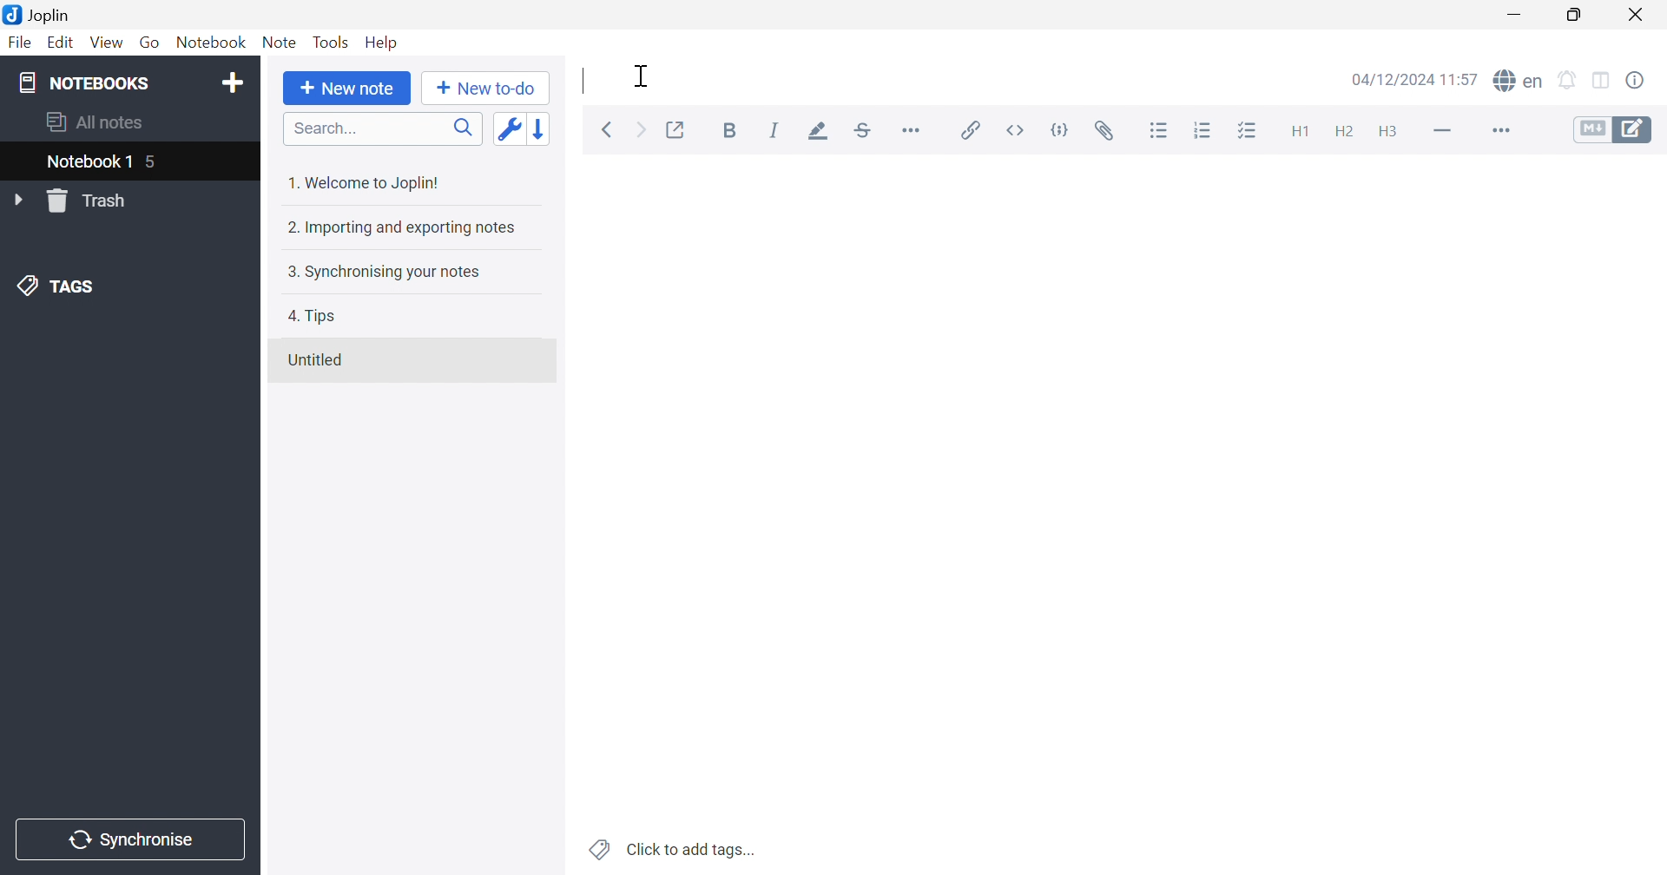  I want to click on Reverse sort order, so click(540, 128).